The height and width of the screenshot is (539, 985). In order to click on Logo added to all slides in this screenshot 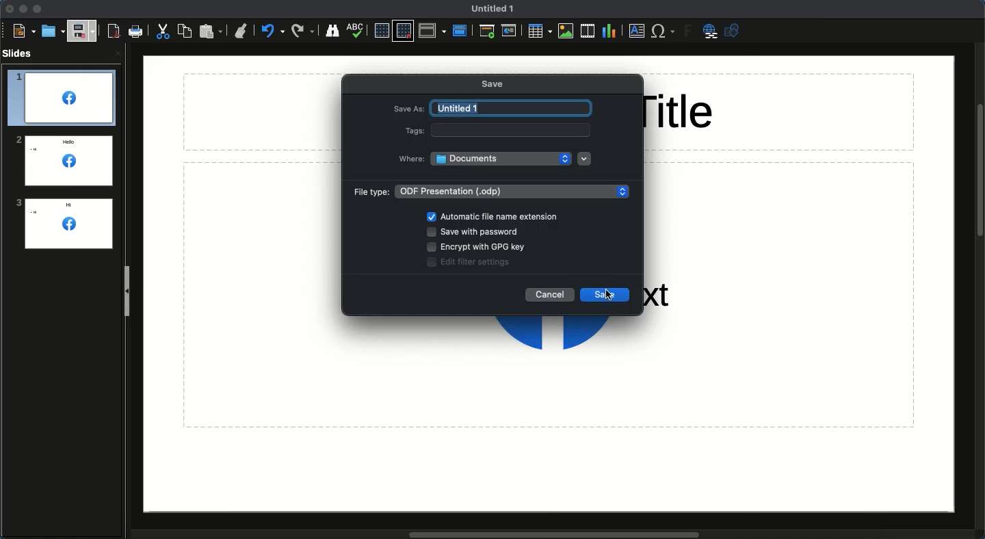, I will do `click(62, 159)`.